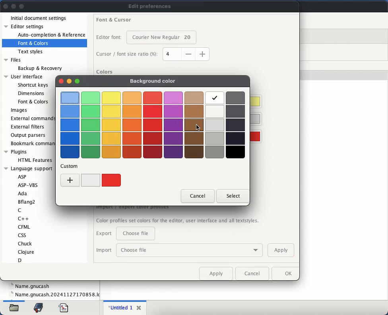 The image size is (388, 315). What do you see at coordinates (198, 196) in the screenshot?
I see `cancel` at bounding box center [198, 196].